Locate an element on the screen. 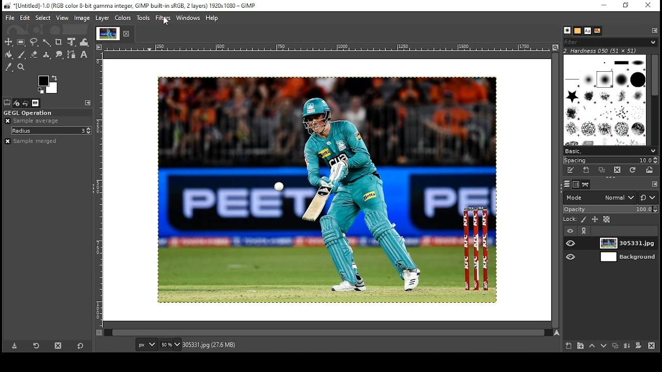 This screenshot has width=662, height=372. lock is located at coordinates (570, 219).